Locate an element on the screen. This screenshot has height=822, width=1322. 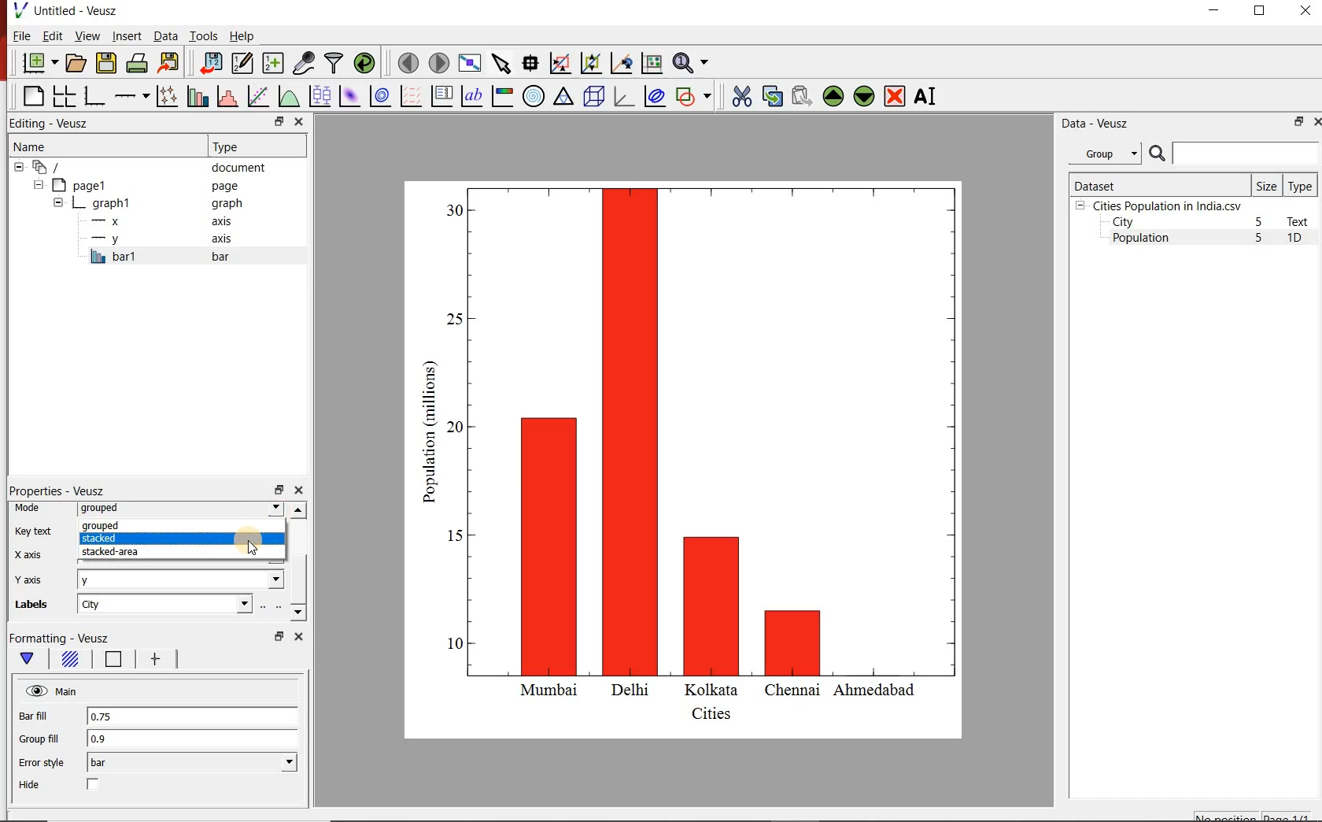
Group fill is located at coordinates (46, 739).